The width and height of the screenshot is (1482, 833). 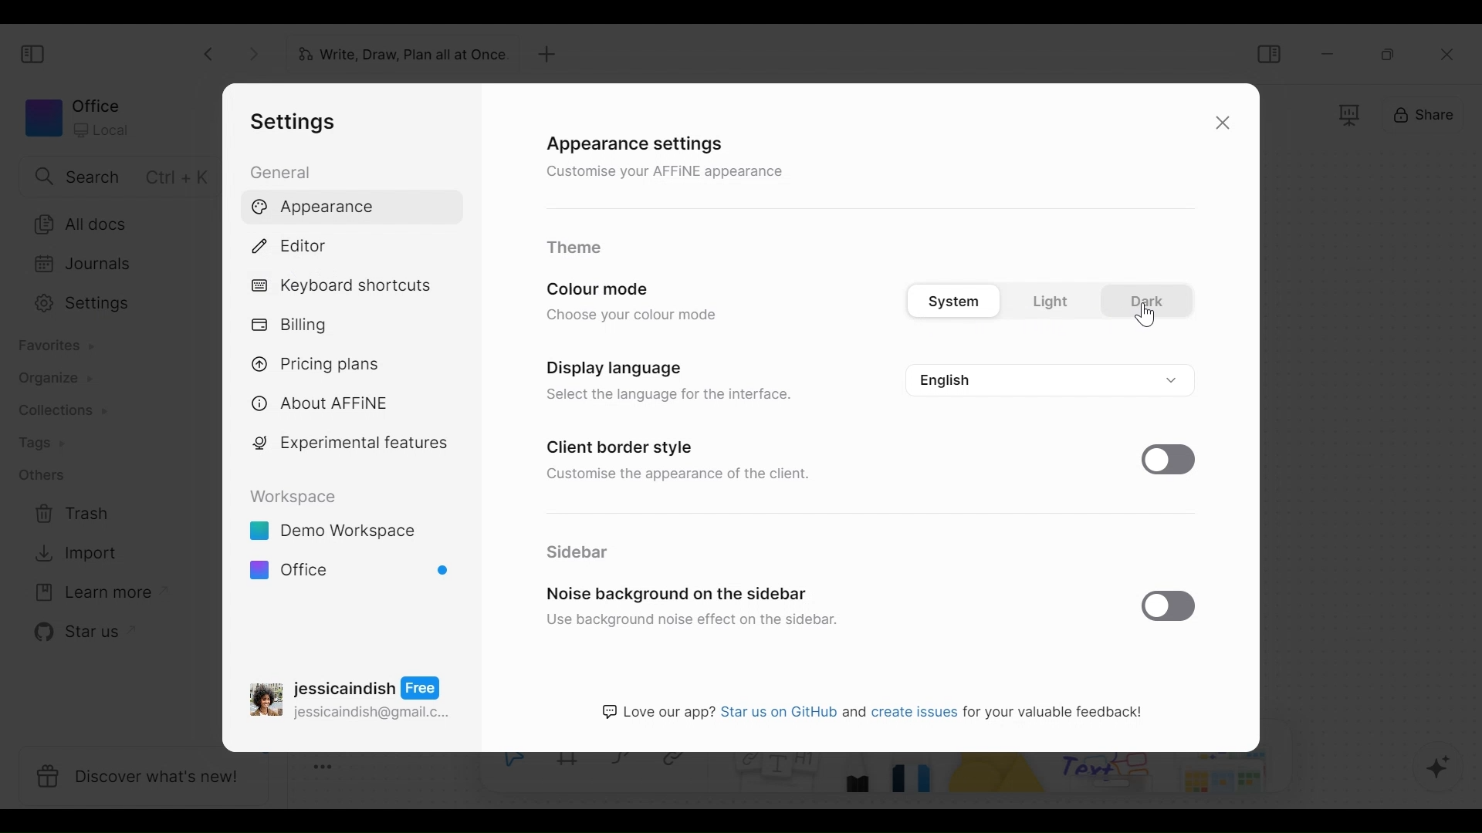 I want to click on Pricing plans, so click(x=318, y=368).